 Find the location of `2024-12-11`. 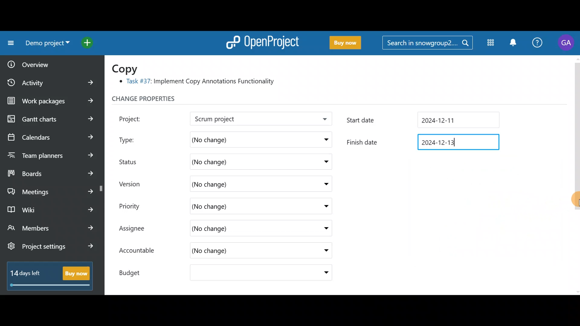

2024-12-11 is located at coordinates (458, 119).